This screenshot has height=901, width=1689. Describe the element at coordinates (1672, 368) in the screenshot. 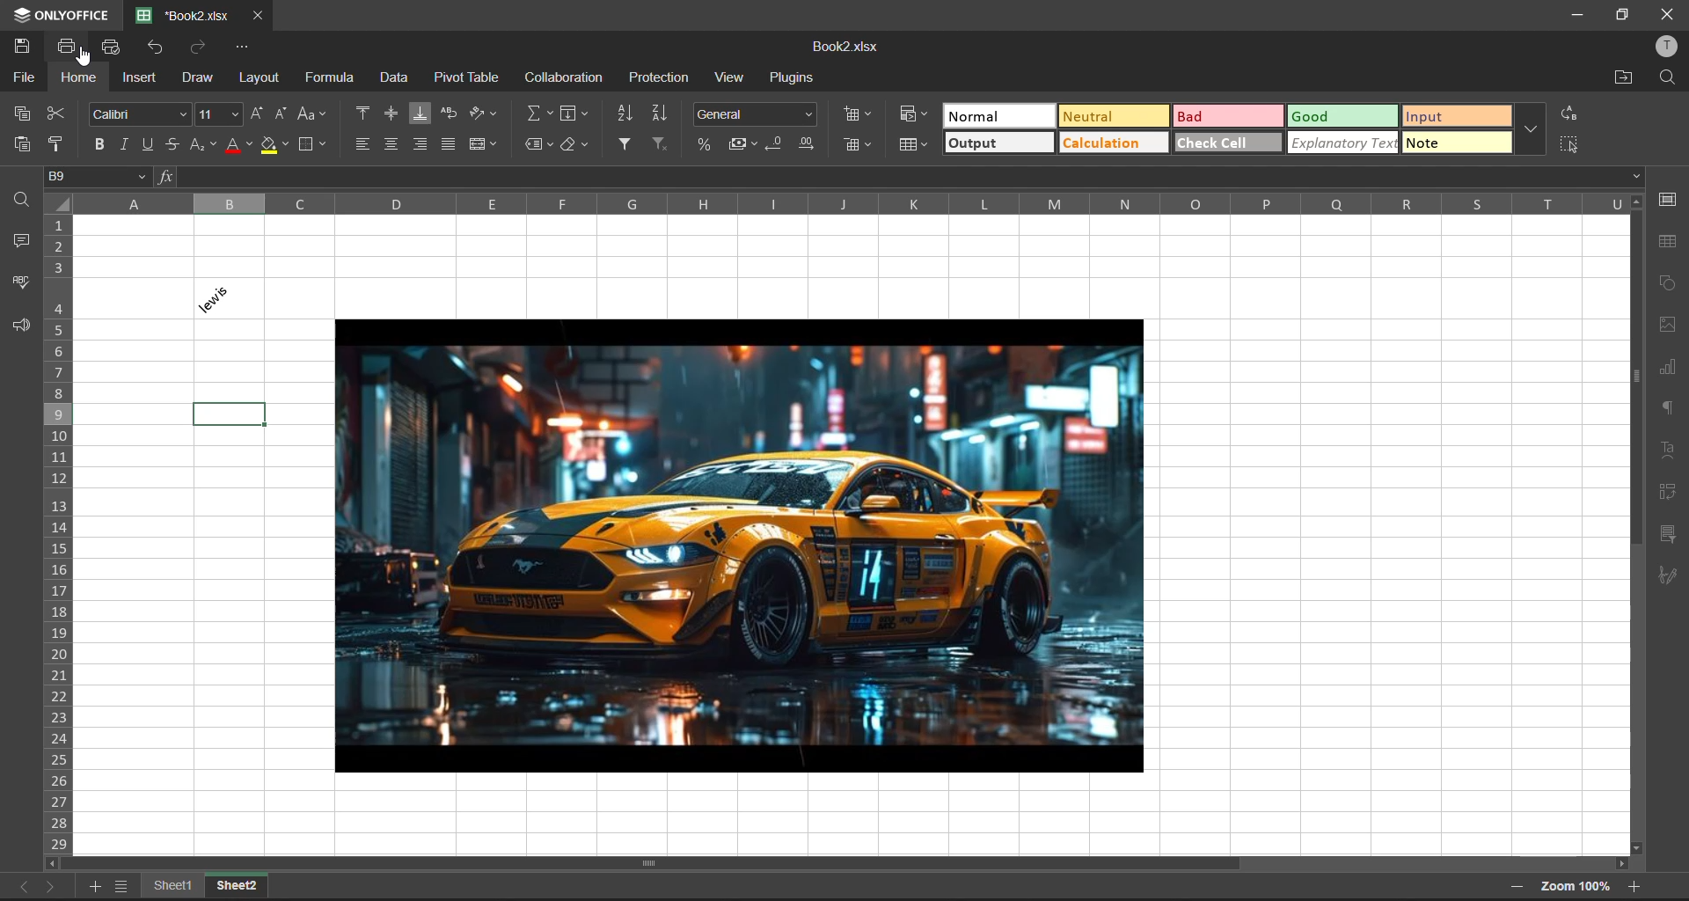

I see `charts` at that location.